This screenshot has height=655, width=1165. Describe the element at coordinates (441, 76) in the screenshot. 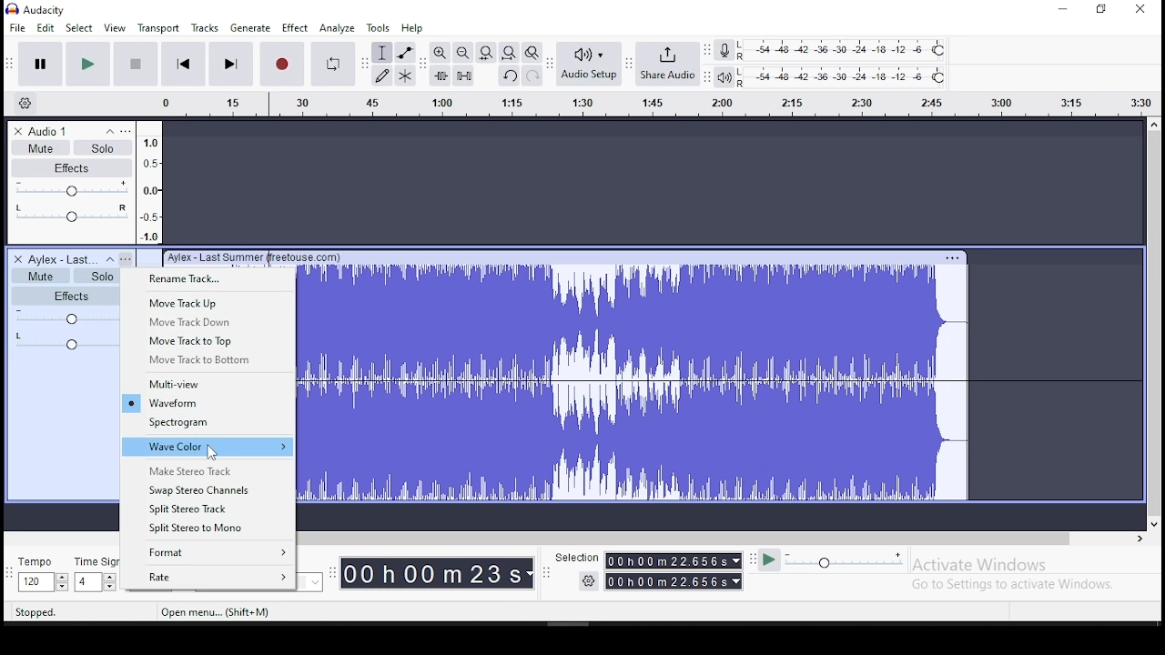

I see `trim audio outside selection` at that location.